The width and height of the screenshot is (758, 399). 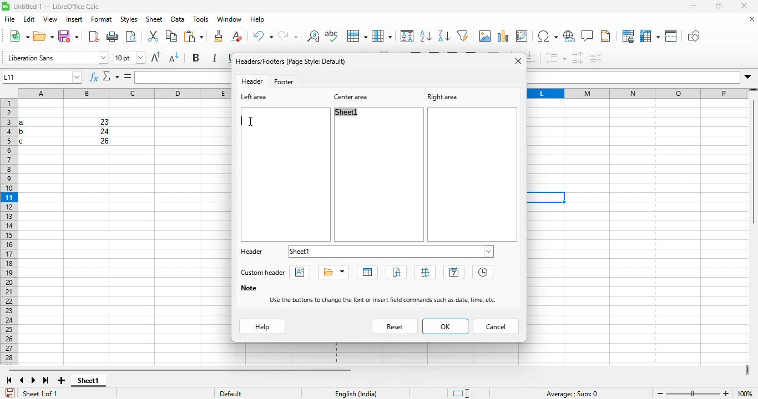 What do you see at coordinates (483, 37) in the screenshot?
I see `chat` at bounding box center [483, 37].